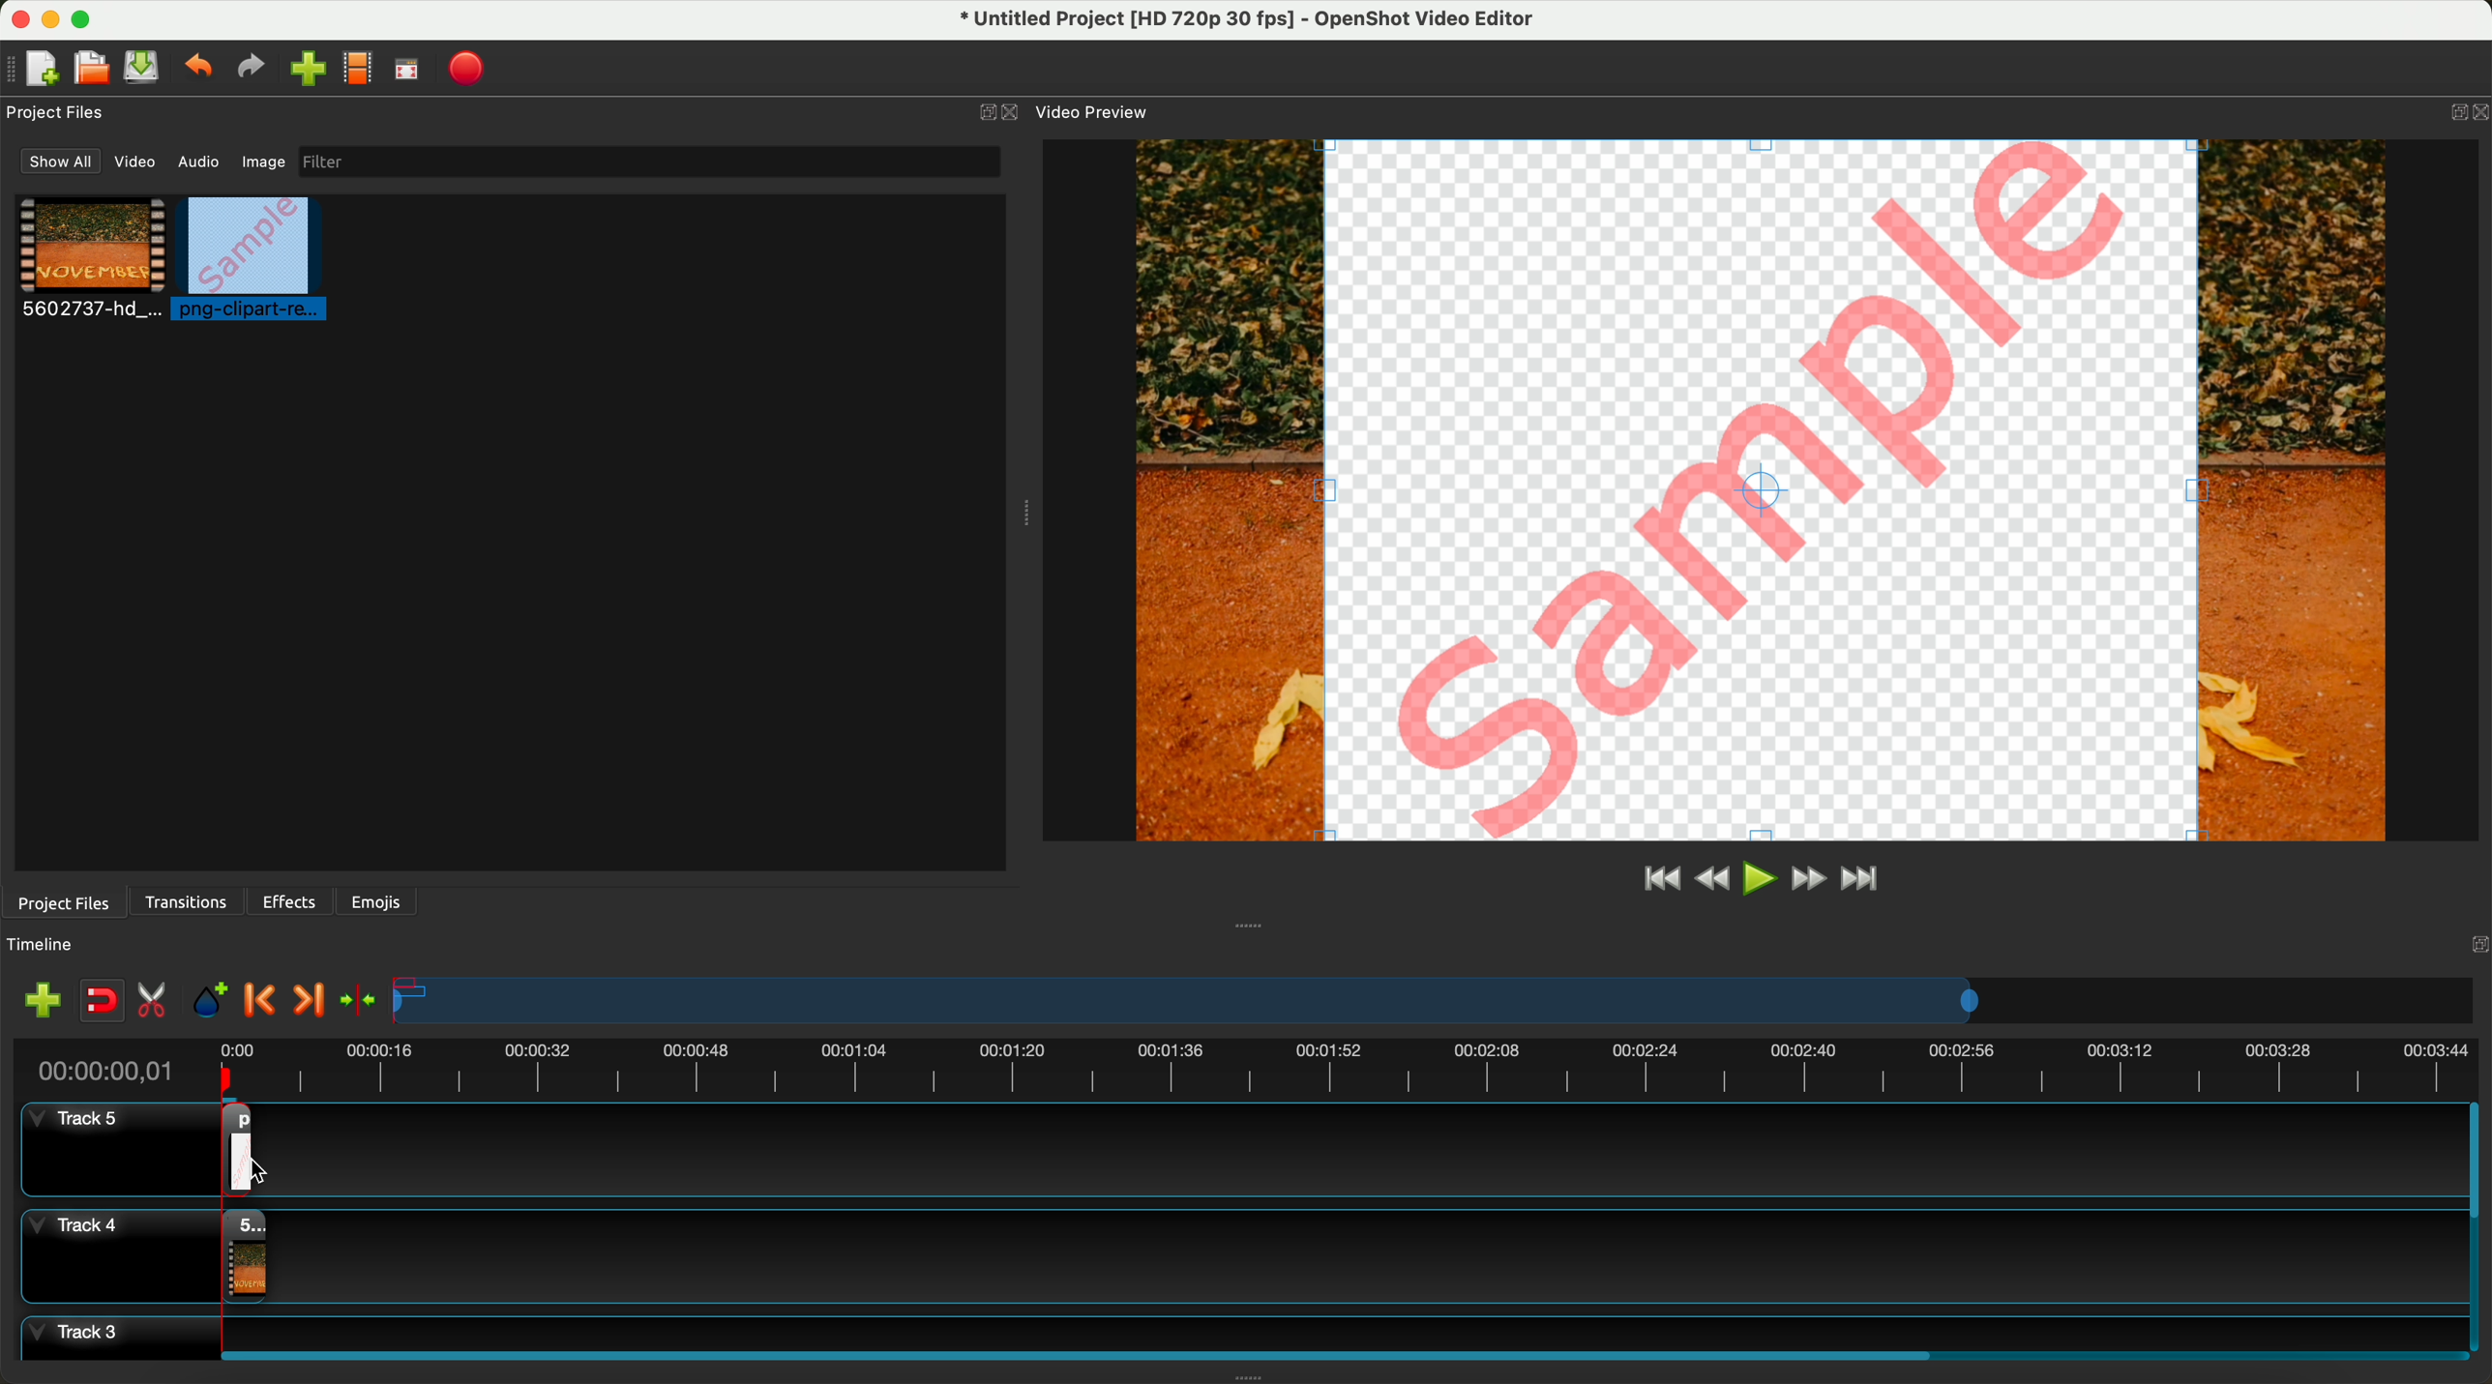  What do you see at coordinates (199, 161) in the screenshot?
I see `audio` at bounding box center [199, 161].